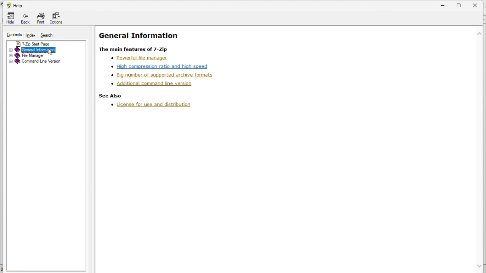  What do you see at coordinates (480, 6) in the screenshot?
I see `Close` at bounding box center [480, 6].